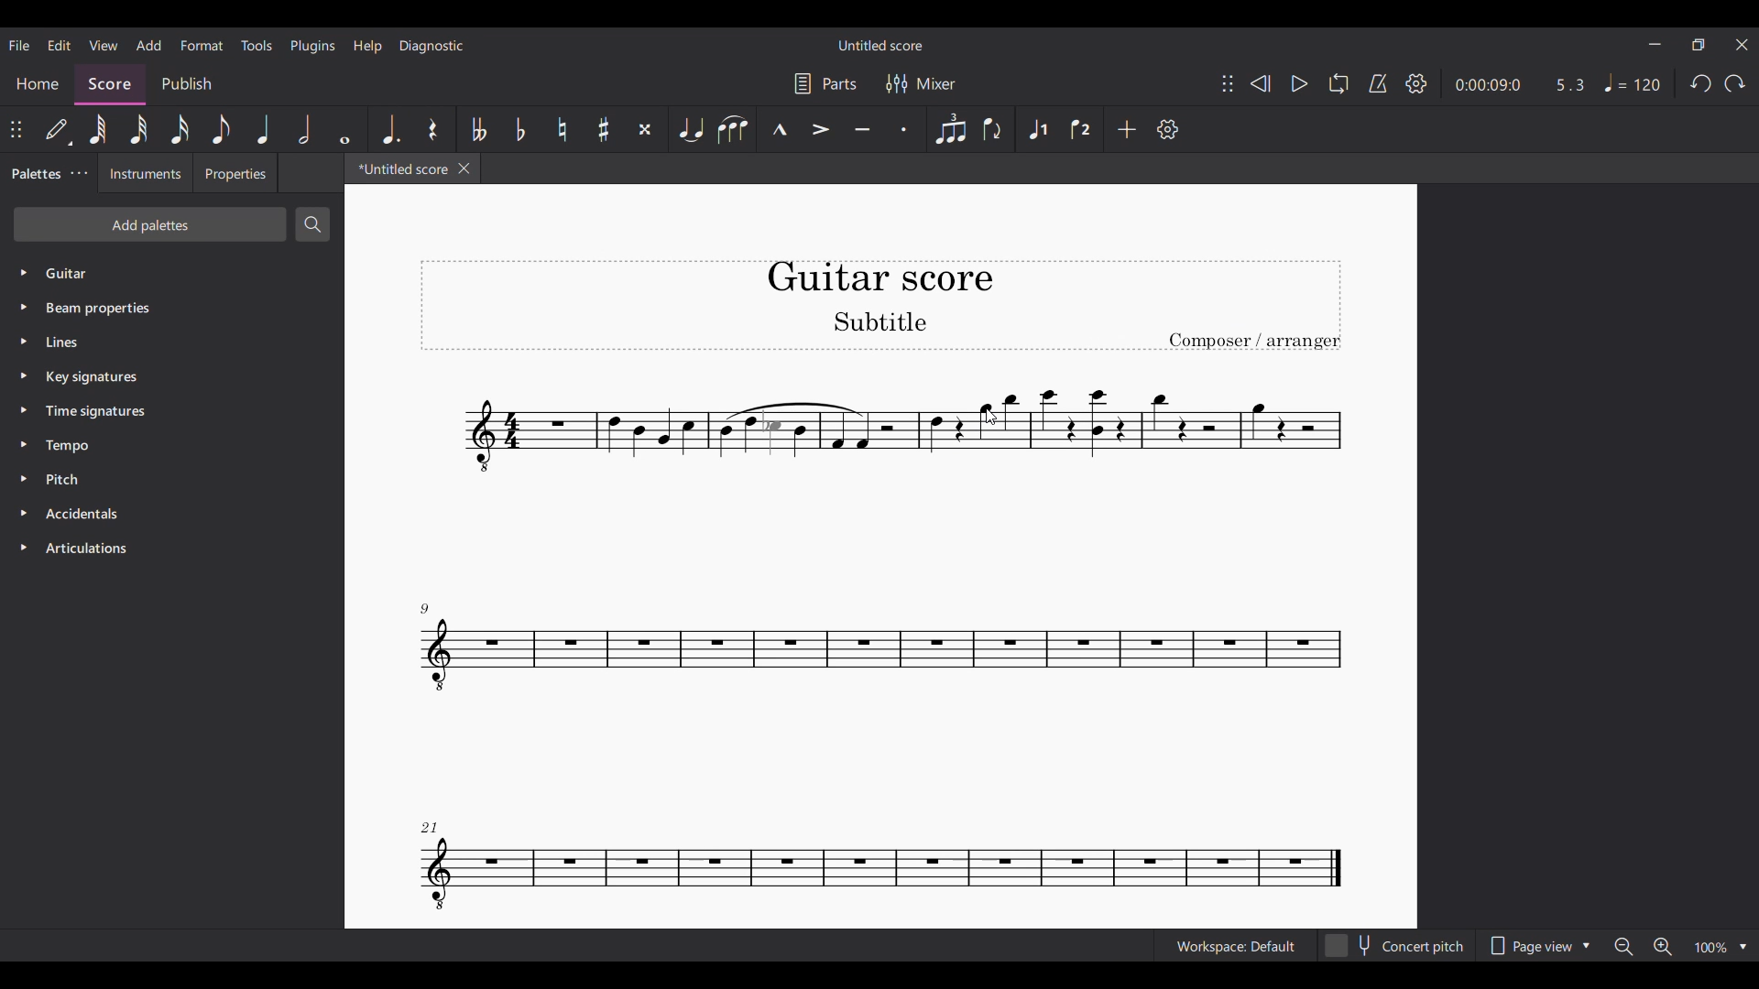  I want to click on Parts settings, so click(825, 83).